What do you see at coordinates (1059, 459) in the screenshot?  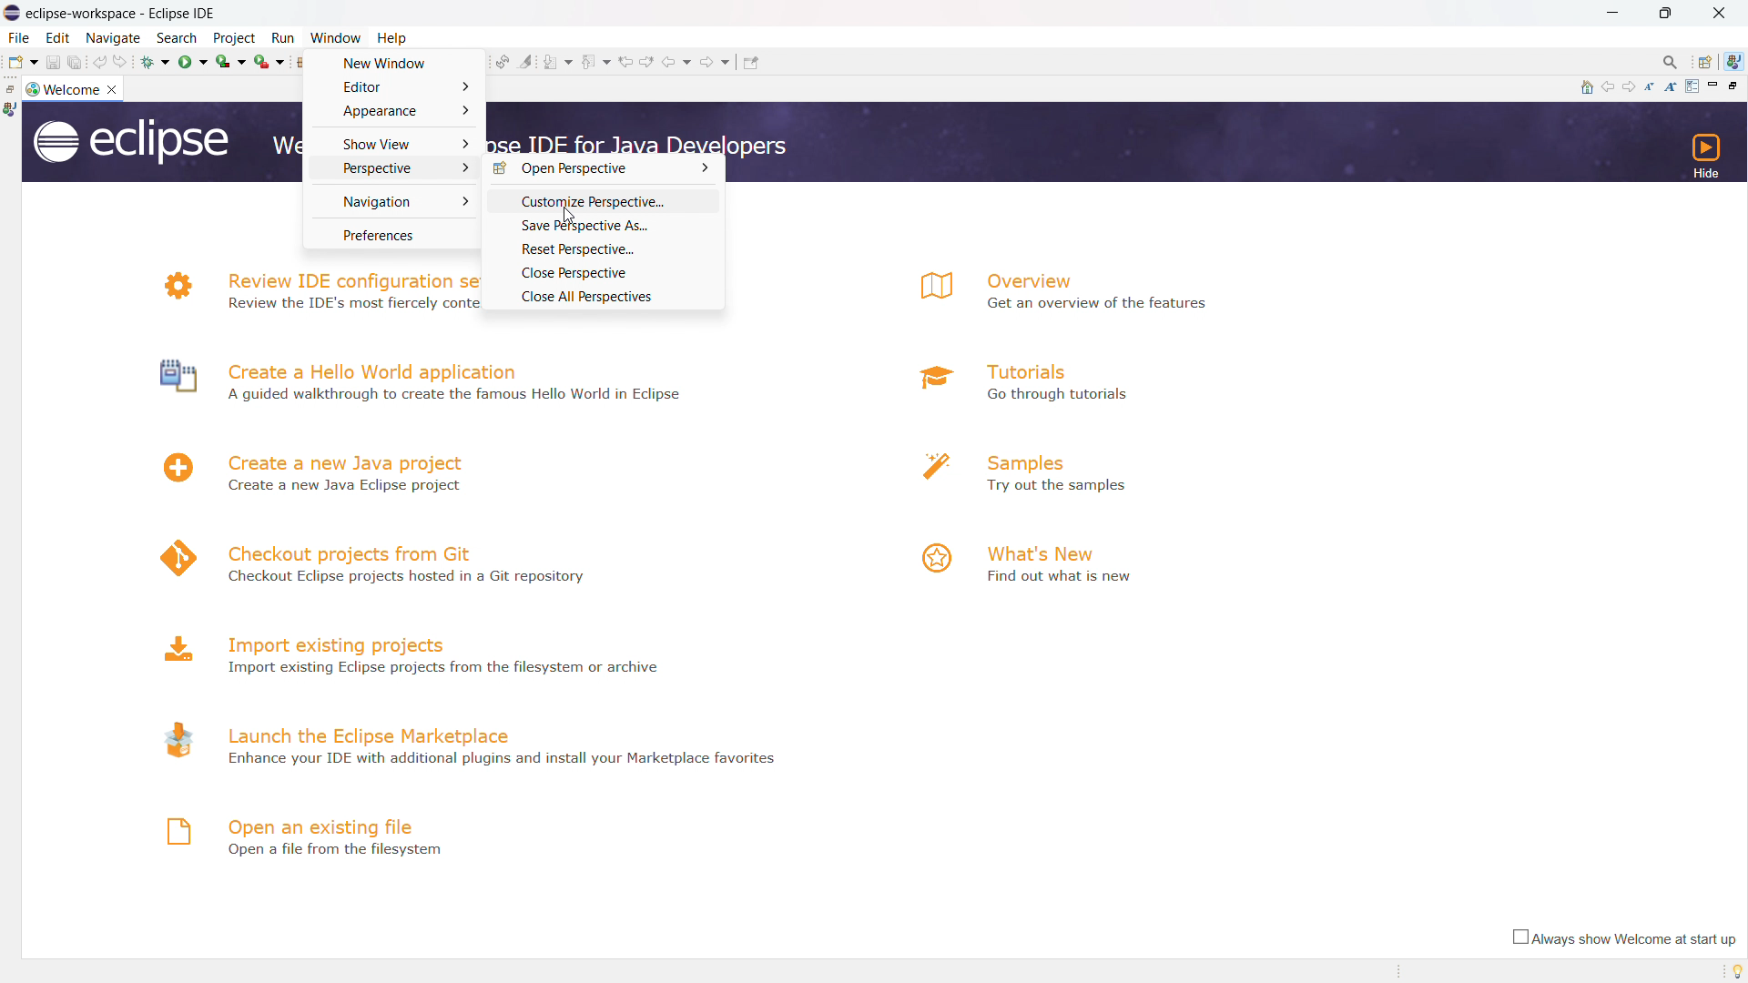 I see `samples` at bounding box center [1059, 459].